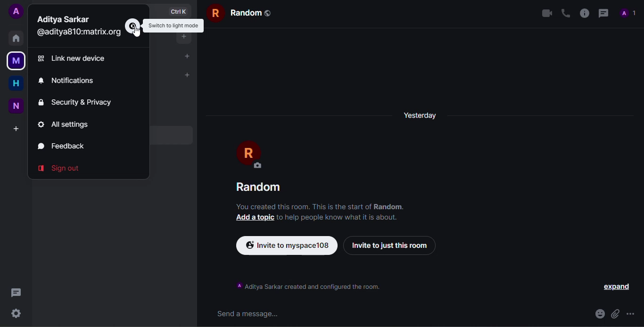 Image resolution: width=644 pixels, height=327 pixels. I want to click on myspace, so click(16, 61).